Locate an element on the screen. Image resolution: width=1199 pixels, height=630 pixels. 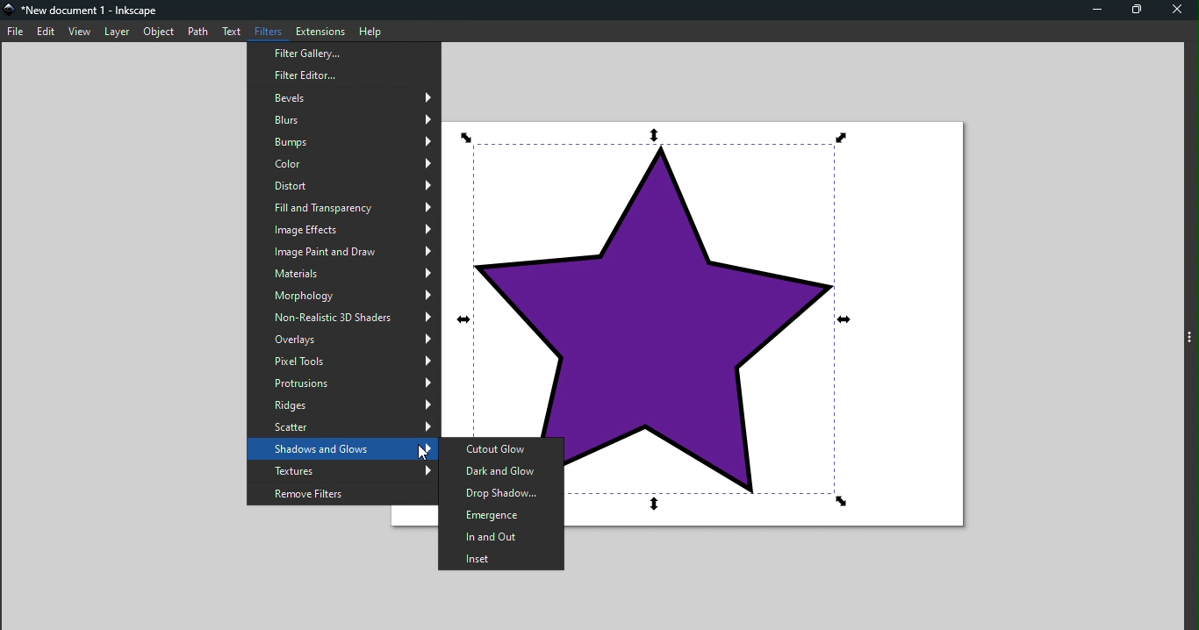
Scatter is located at coordinates (341, 426).